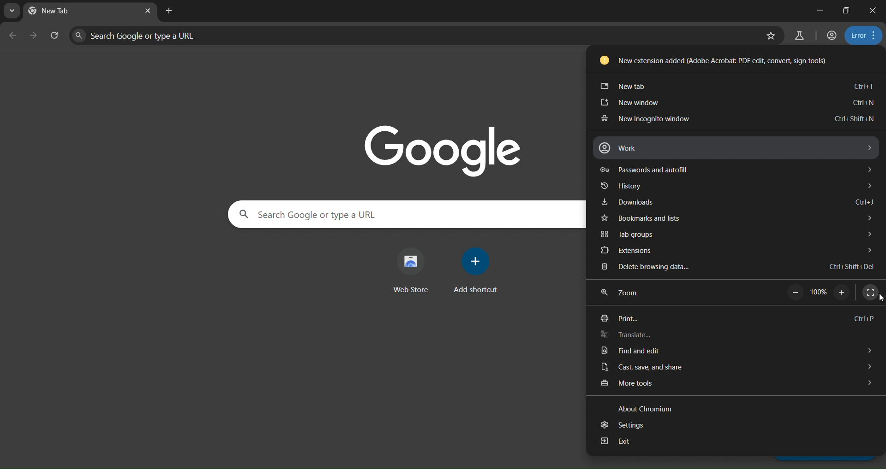 This screenshot has height=469, width=886. Describe the element at coordinates (737, 334) in the screenshot. I see `translate` at that location.